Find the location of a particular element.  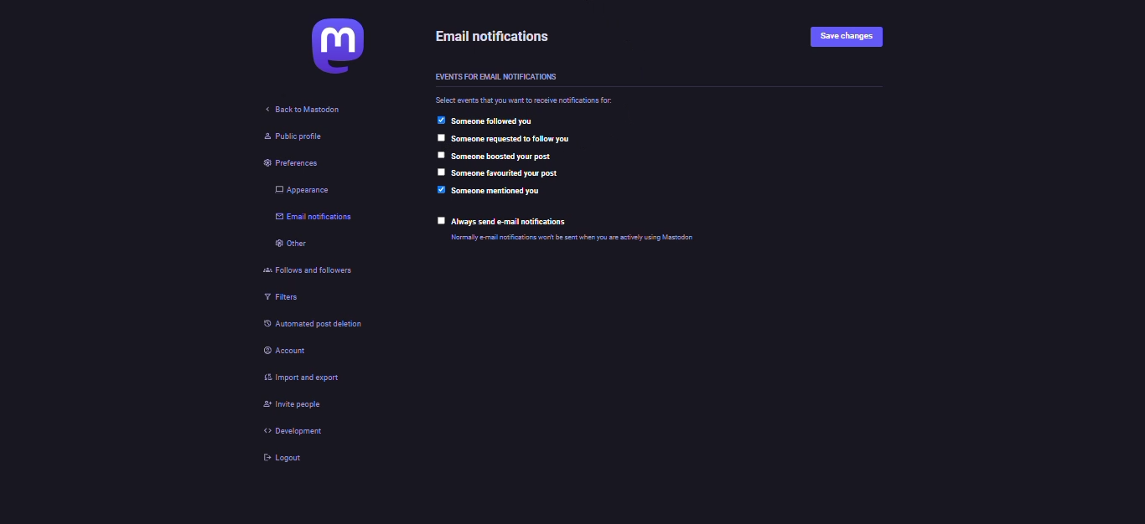

info is located at coordinates (576, 238).